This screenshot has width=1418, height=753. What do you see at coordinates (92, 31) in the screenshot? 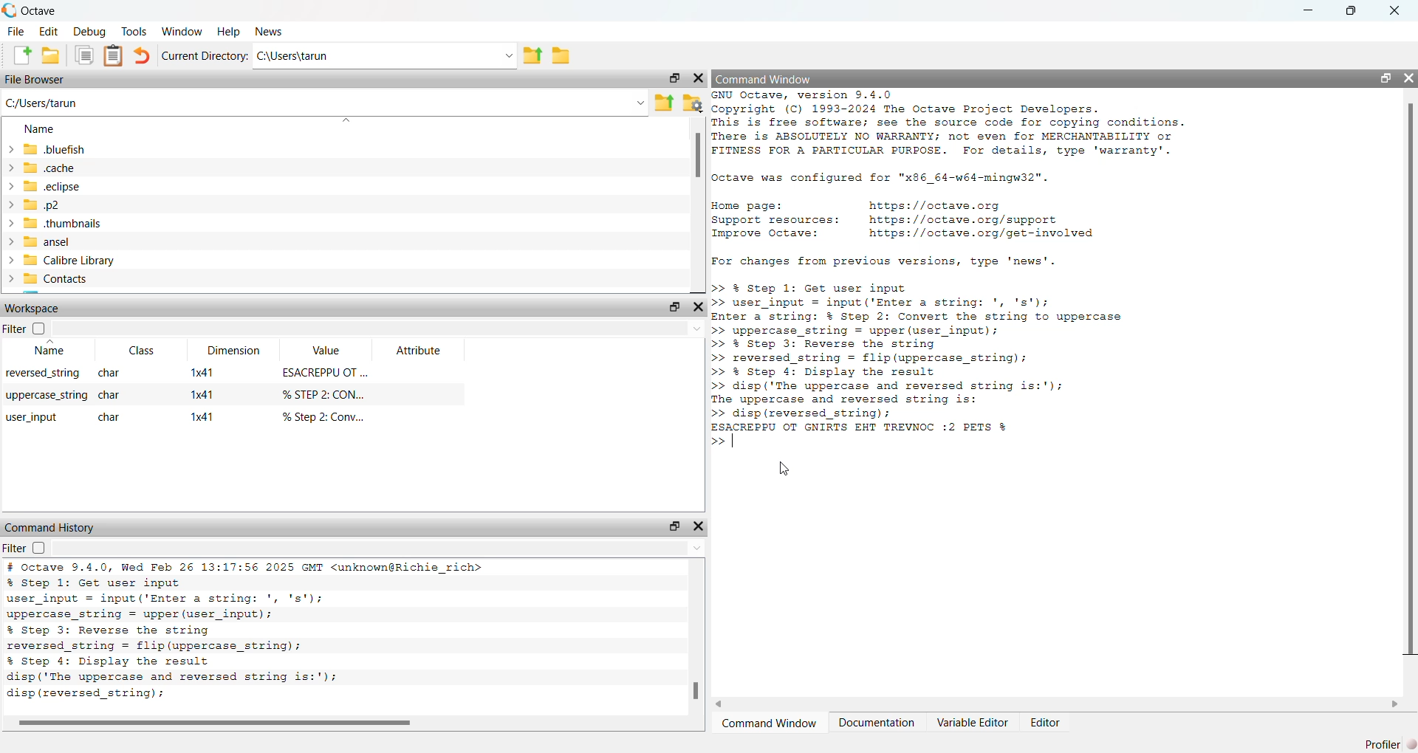
I see `debug` at bounding box center [92, 31].